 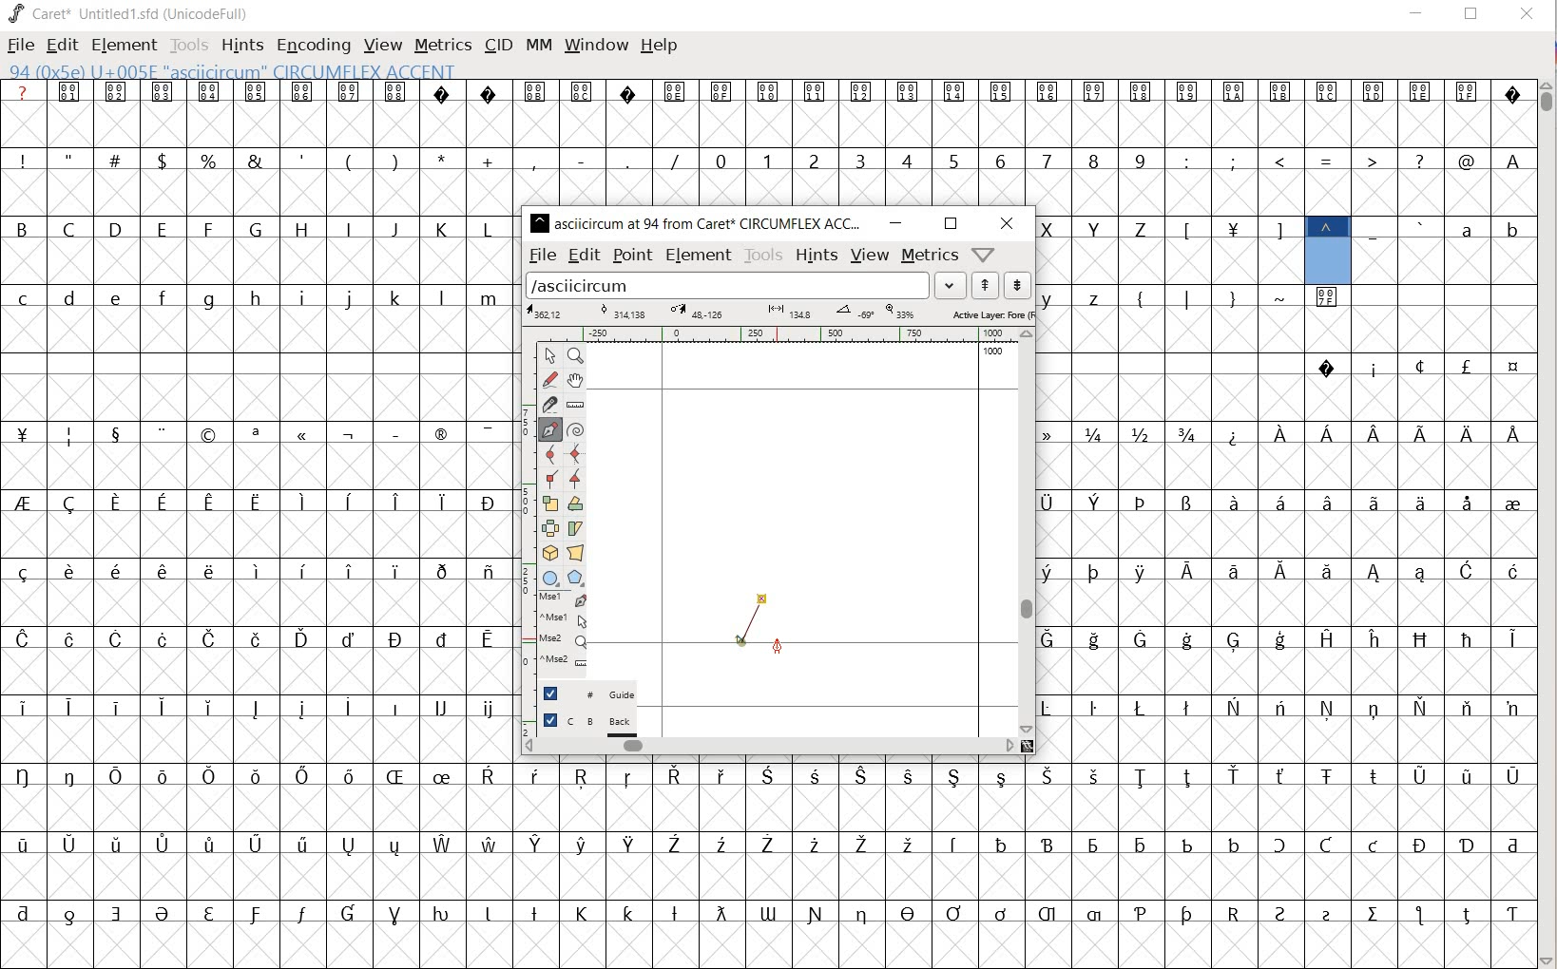 What do you see at coordinates (575, 529) in the screenshot?
I see `skew the selection` at bounding box center [575, 529].